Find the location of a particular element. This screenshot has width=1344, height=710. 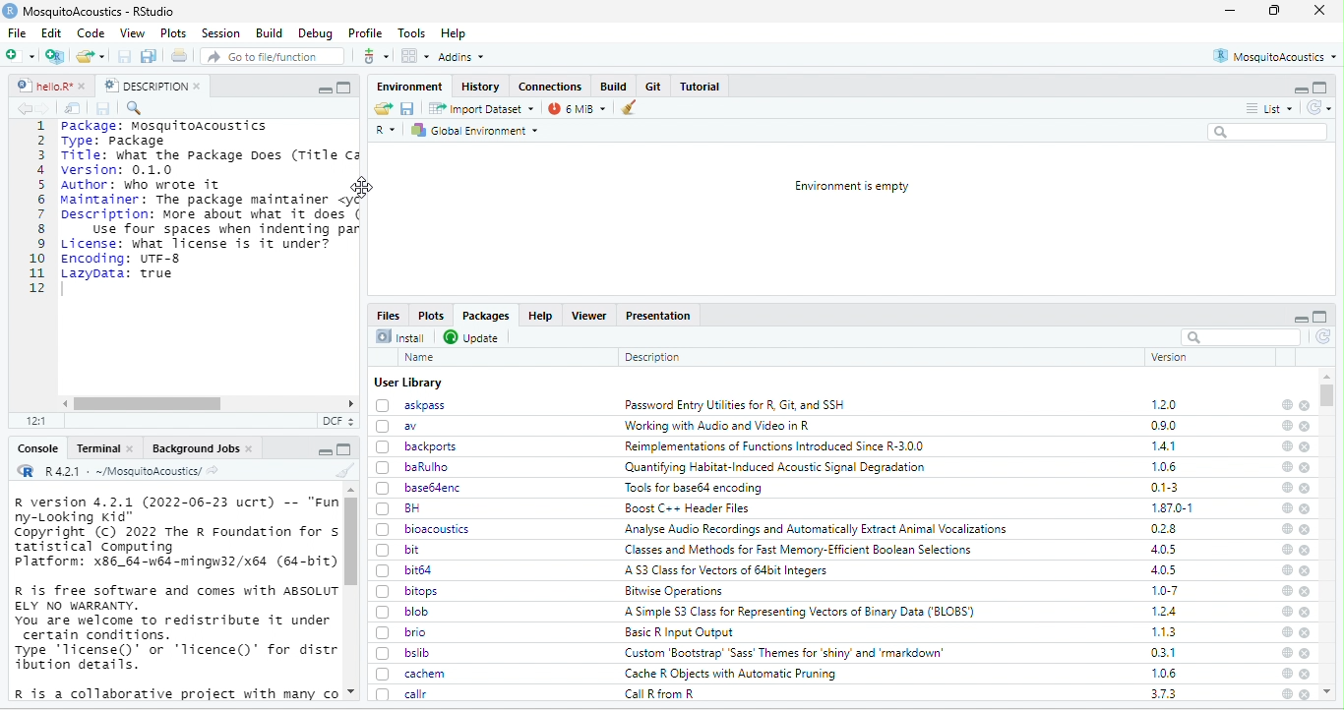

1.87.0-1 is located at coordinates (1175, 507).